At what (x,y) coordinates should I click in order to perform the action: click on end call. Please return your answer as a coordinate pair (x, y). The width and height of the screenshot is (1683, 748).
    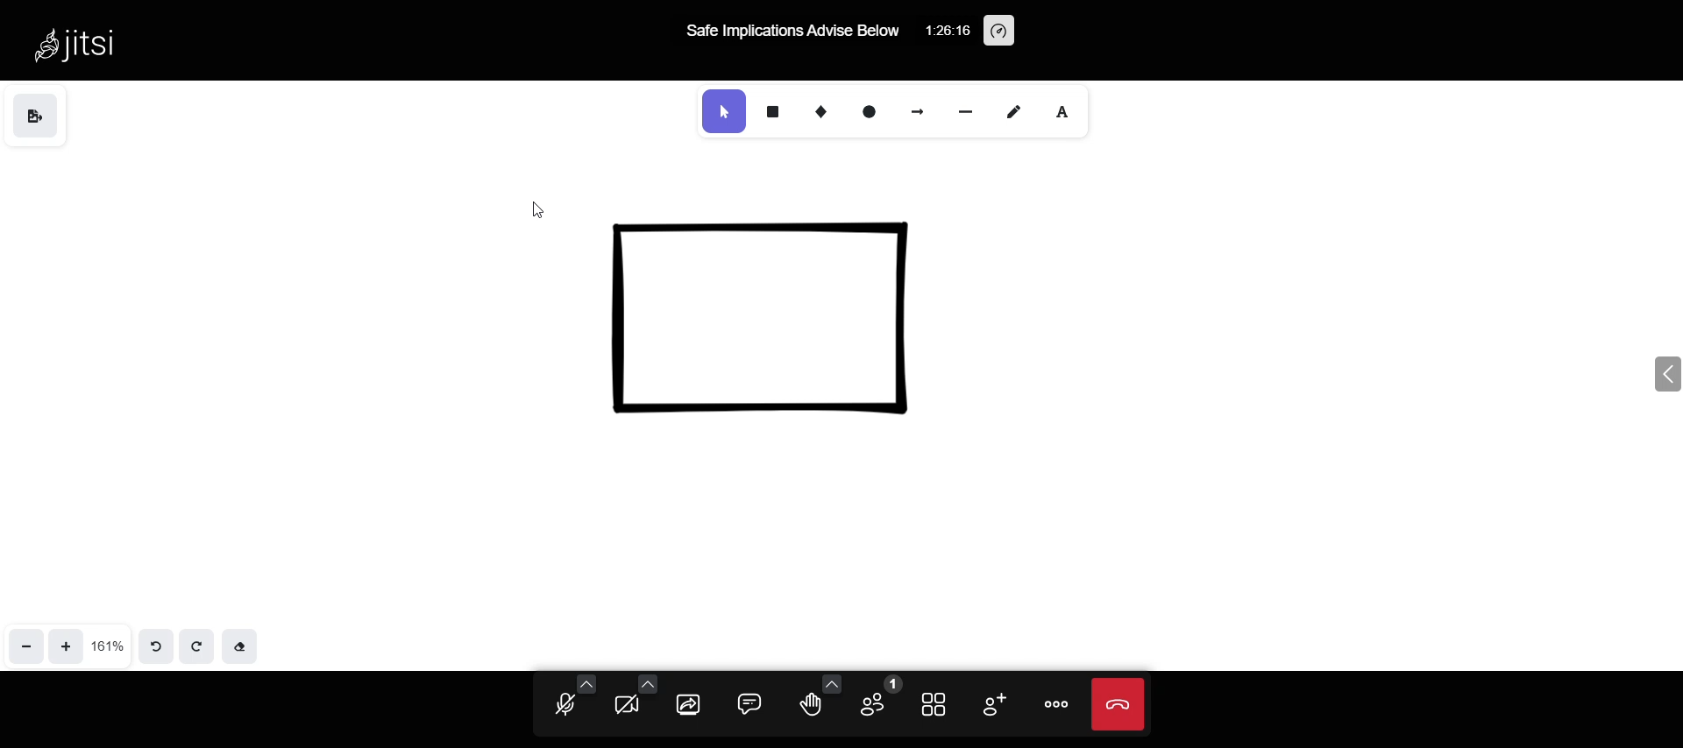
    Looking at the image, I should click on (1120, 702).